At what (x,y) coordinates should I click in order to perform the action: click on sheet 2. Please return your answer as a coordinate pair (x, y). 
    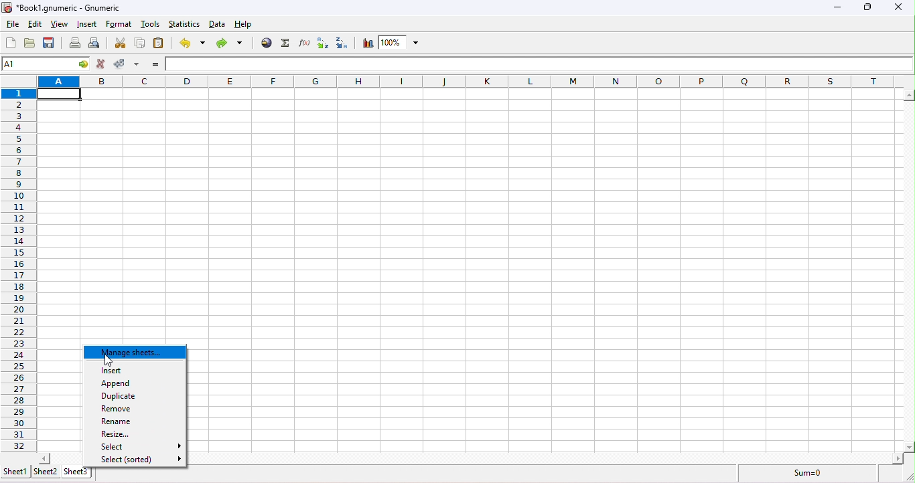
    Looking at the image, I should click on (48, 472).